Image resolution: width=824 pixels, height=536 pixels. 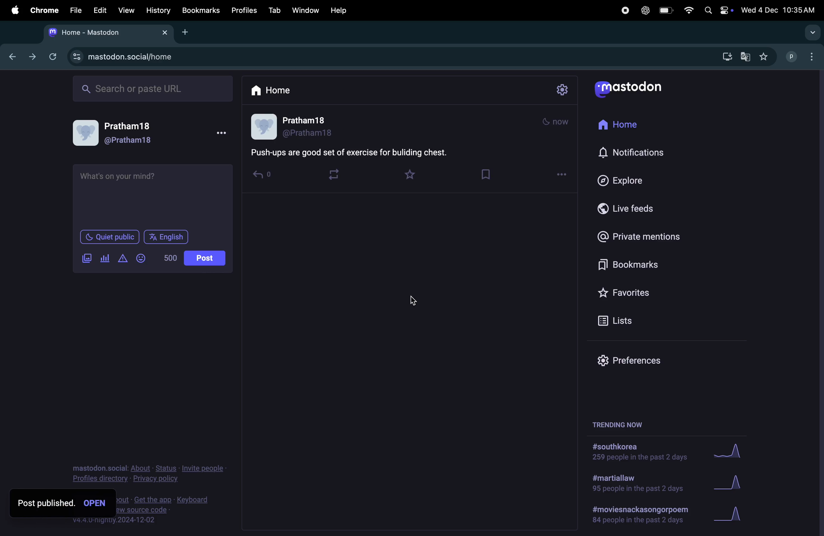 I want to click on Mastodon, so click(x=637, y=89).